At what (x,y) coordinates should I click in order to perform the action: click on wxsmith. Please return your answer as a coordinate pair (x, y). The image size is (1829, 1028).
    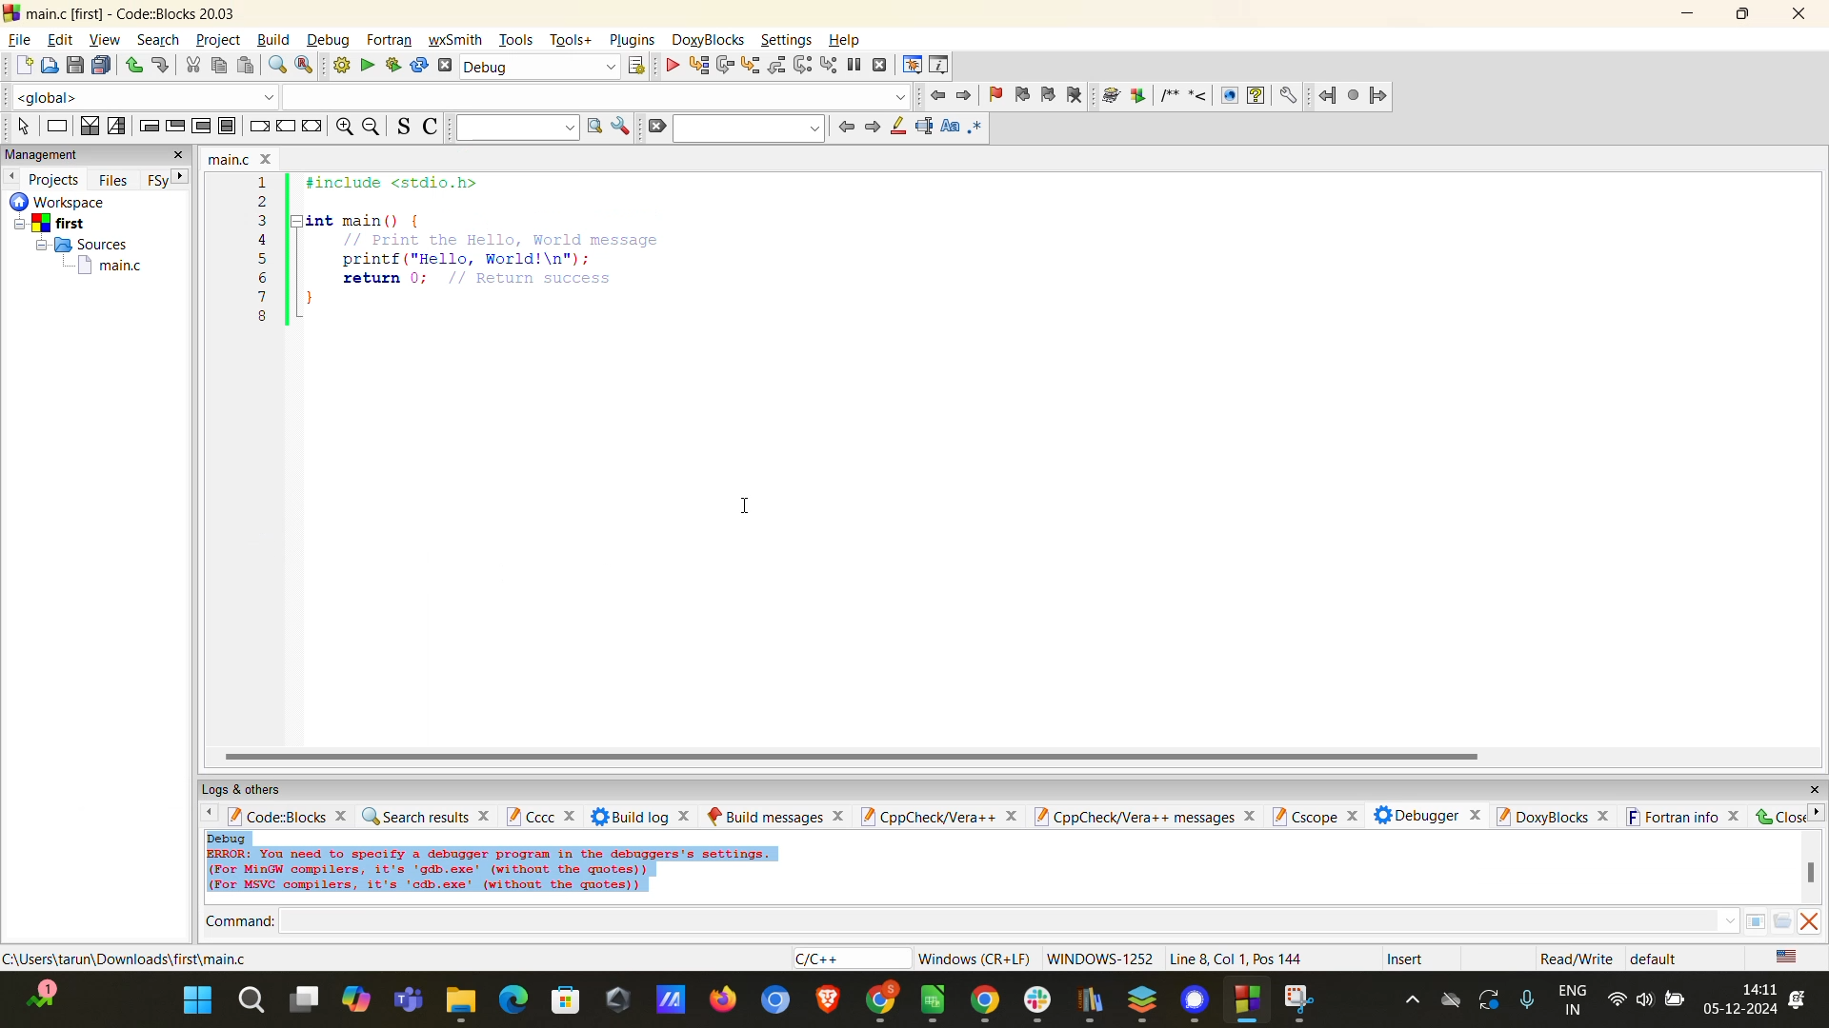
    Looking at the image, I should click on (455, 37).